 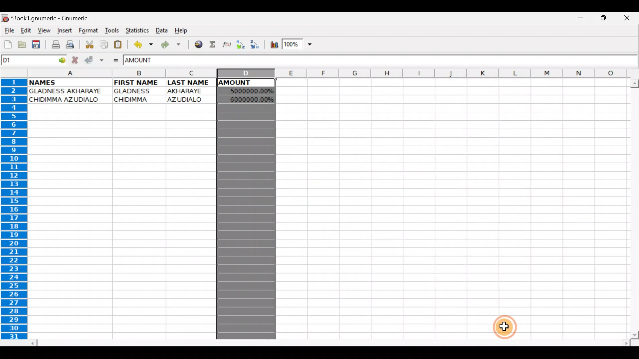 What do you see at coordinates (27, 31) in the screenshot?
I see `Edit` at bounding box center [27, 31].